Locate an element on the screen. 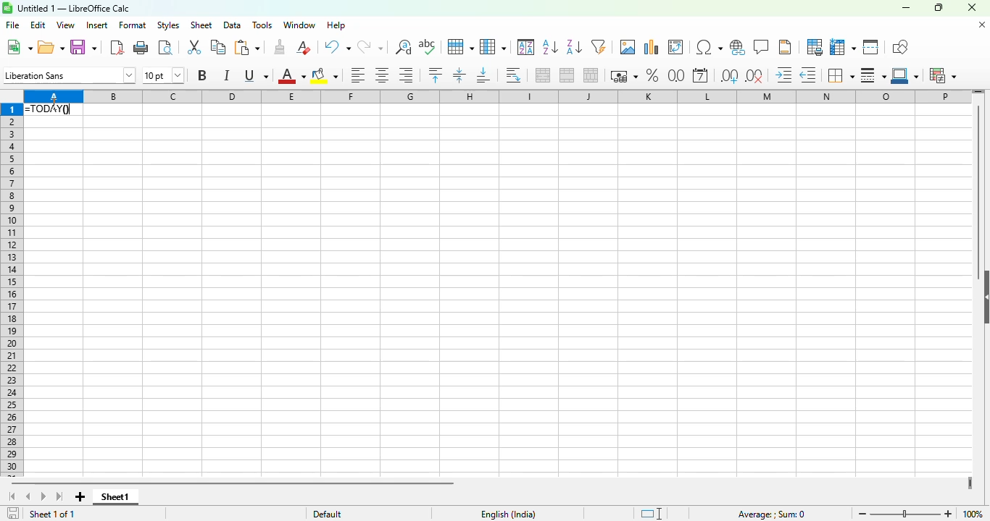  tools is located at coordinates (262, 25).